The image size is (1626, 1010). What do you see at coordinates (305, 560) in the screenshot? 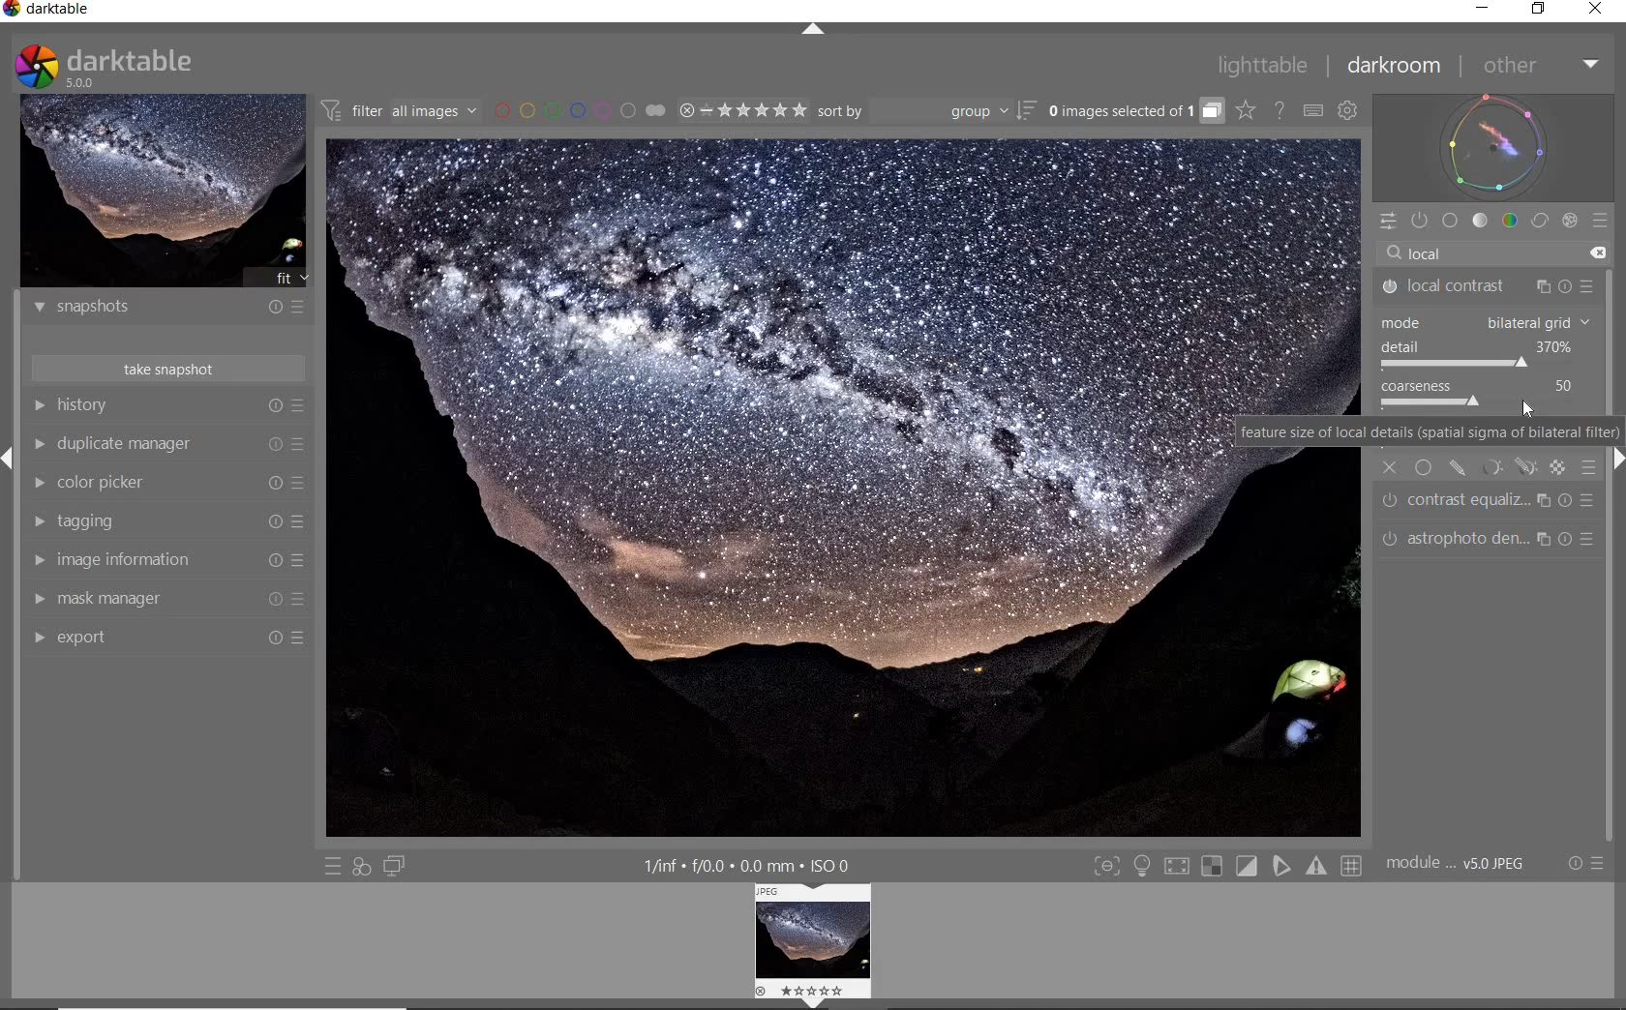
I see `Presets and preferences` at bounding box center [305, 560].